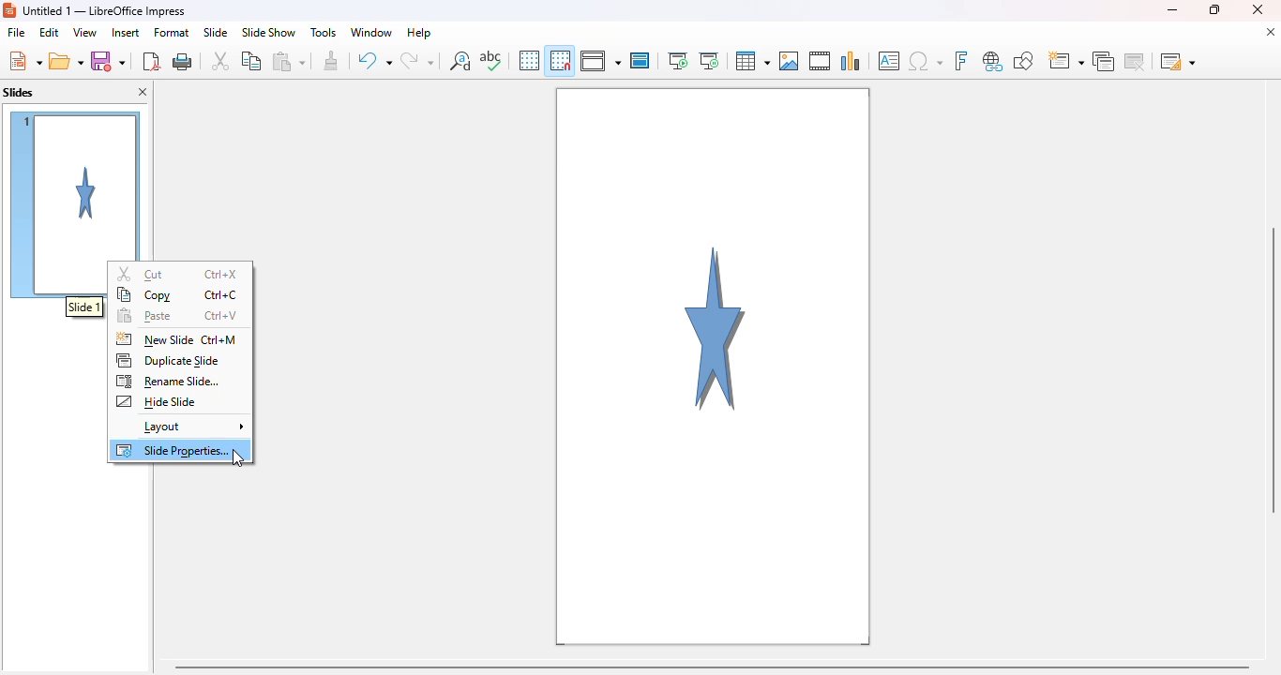 This screenshot has height=675, width=1281. Describe the element at coordinates (107, 60) in the screenshot. I see `save` at that location.